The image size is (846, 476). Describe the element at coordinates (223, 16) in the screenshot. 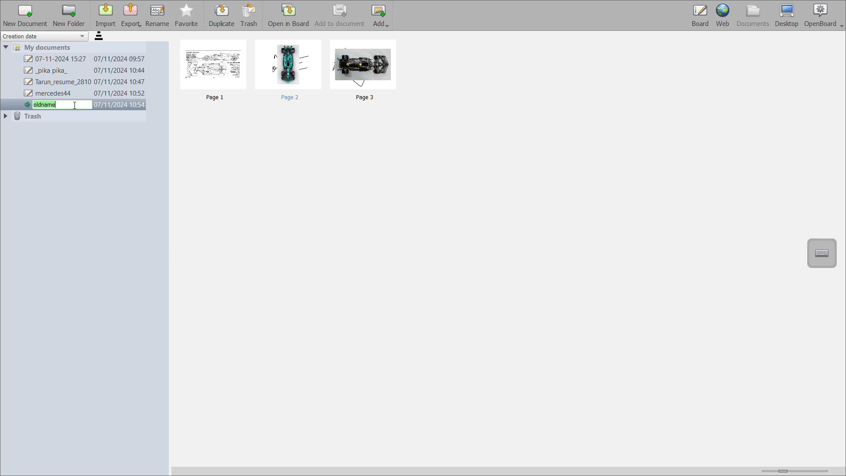

I see `duplicate` at that location.